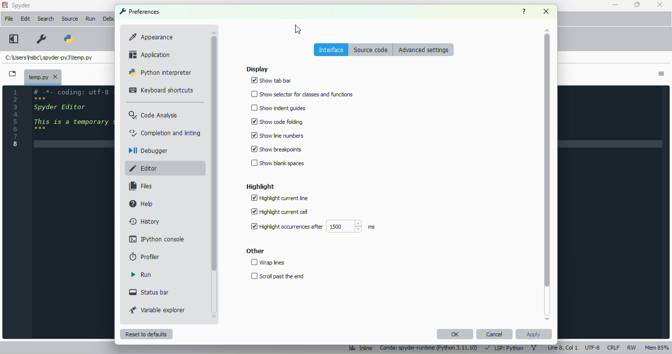  What do you see at coordinates (214, 174) in the screenshot?
I see `vertical scroll bar` at bounding box center [214, 174].